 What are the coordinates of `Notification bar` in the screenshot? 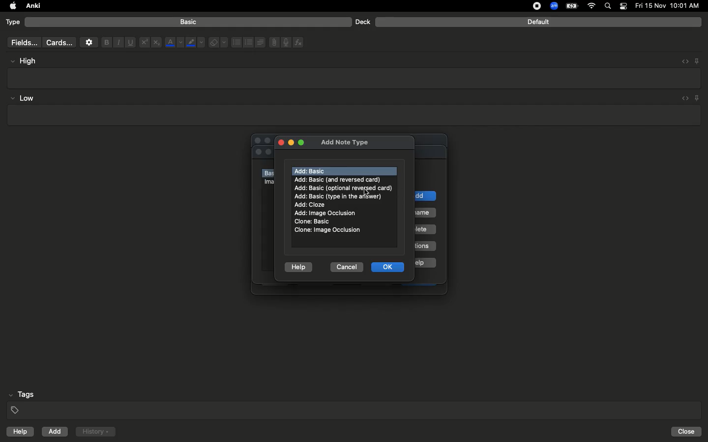 It's located at (623, 6).